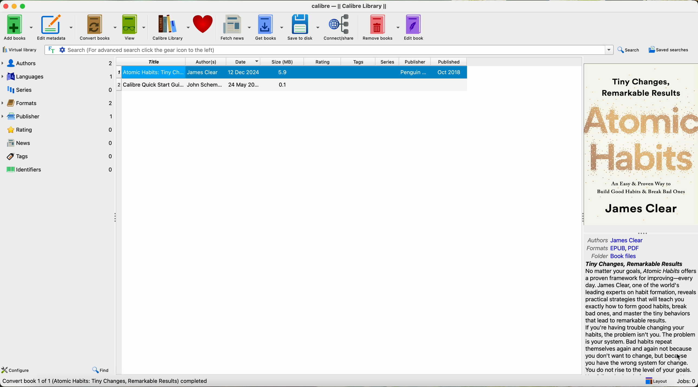  What do you see at coordinates (58, 102) in the screenshot?
I see `formats` at bounding box center [58, 102].